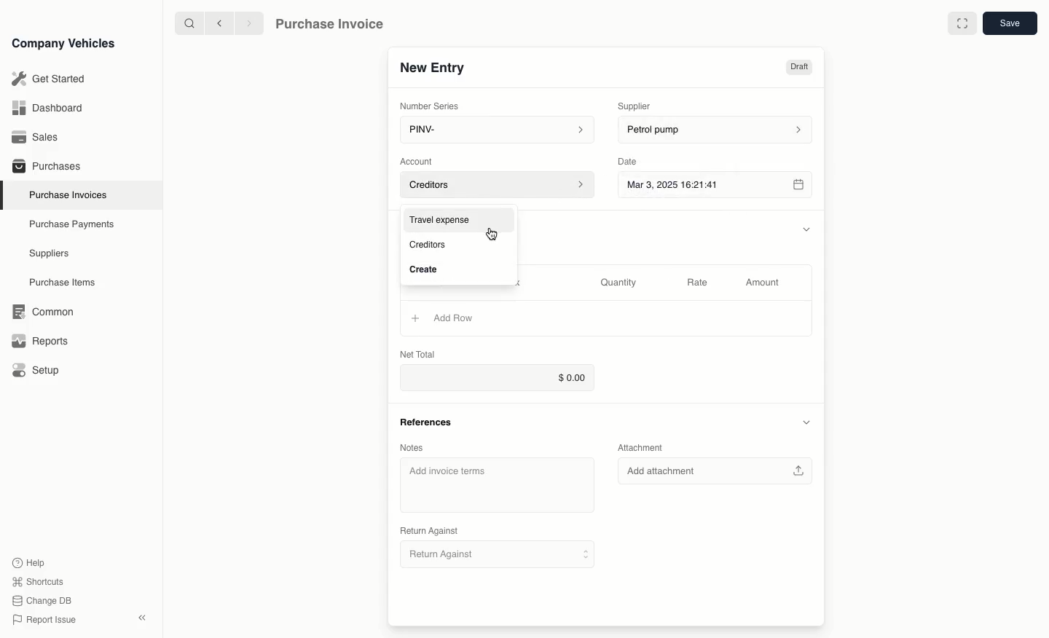  Describe the element at coordinates (65, 194) in the screenshot. I see `Purchase Invoices` at that location.